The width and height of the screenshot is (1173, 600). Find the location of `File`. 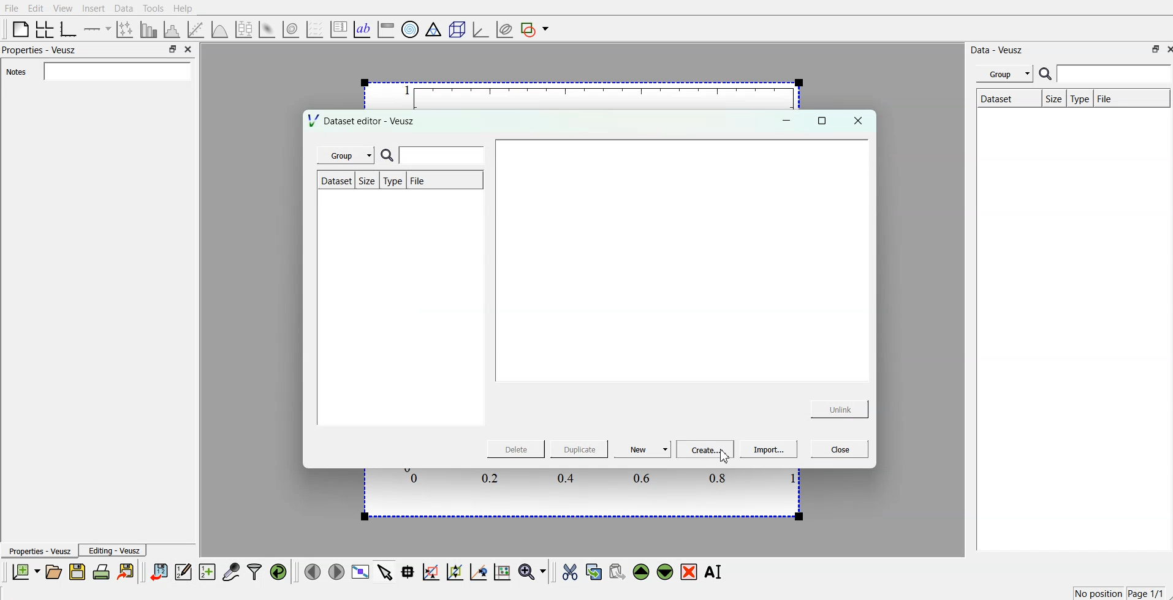

File is located at coordinates (430, 181).